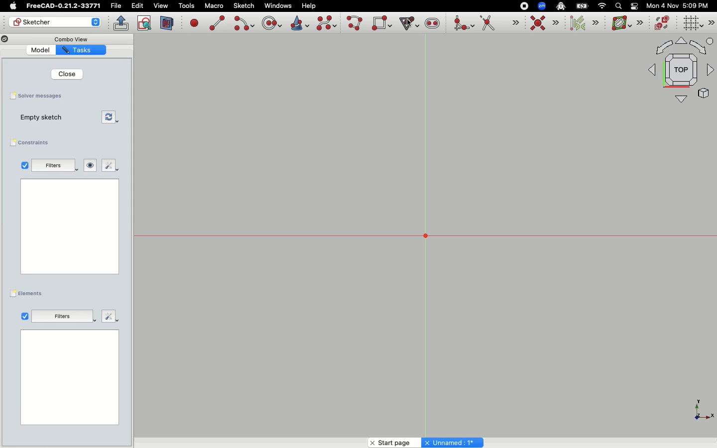 The width and height of the screenshot is (717, 448). I want to click on Create regular polygon, so click(408, 23).